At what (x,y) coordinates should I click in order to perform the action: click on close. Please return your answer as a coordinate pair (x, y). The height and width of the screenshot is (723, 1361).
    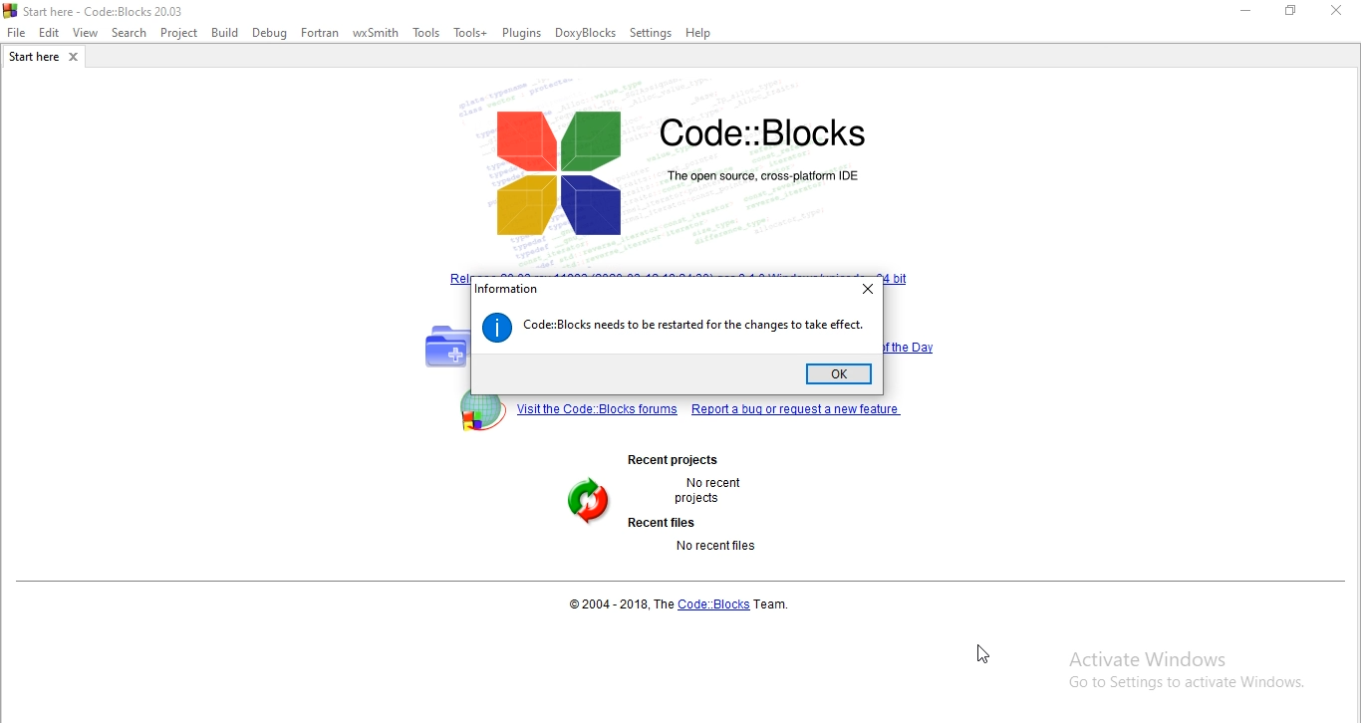
    Looking at the image, I should click on (866, 289).